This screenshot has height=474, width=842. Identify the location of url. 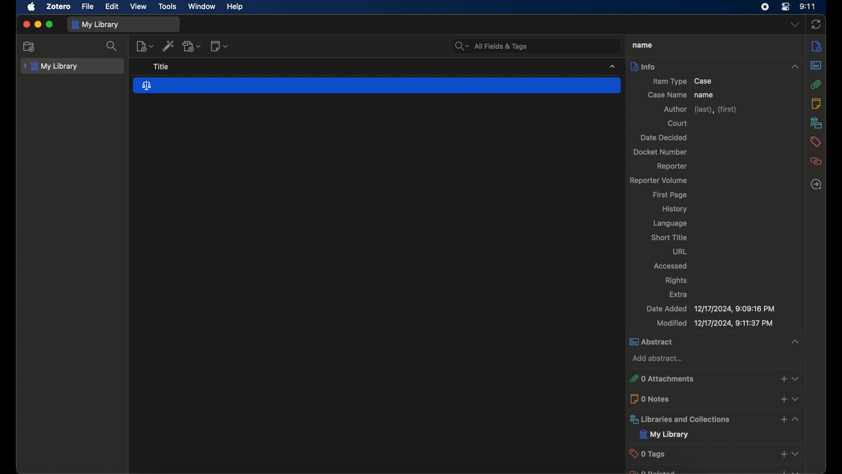
(681, 252).